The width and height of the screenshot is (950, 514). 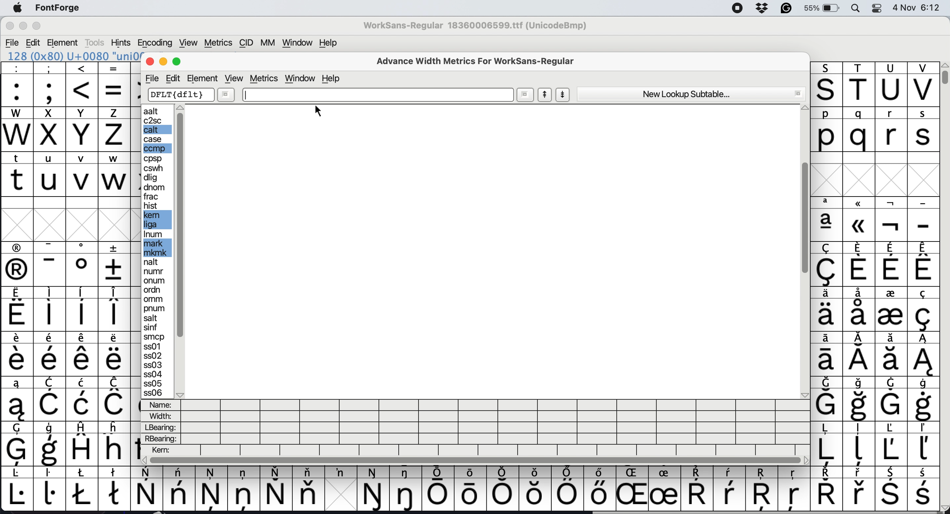 I want to click on special characters, so click(x=876, y=449).